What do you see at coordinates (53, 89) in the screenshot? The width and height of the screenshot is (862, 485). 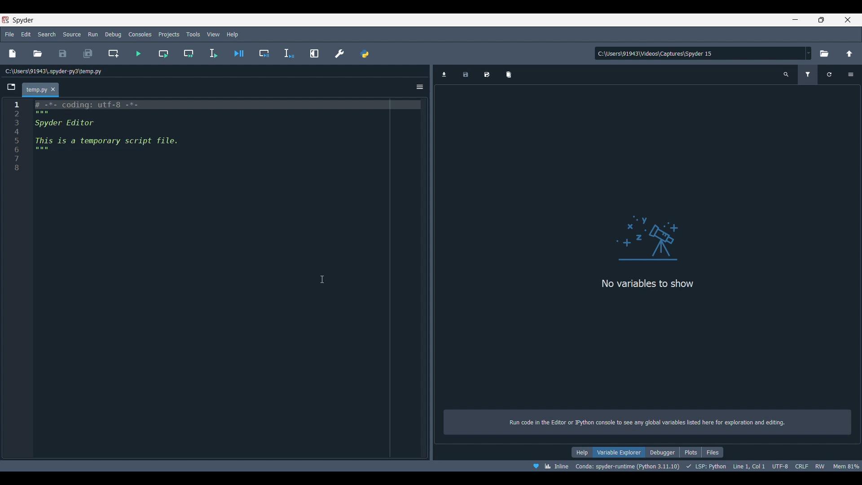 I see `Close tab` at bounding box center [53, 89].